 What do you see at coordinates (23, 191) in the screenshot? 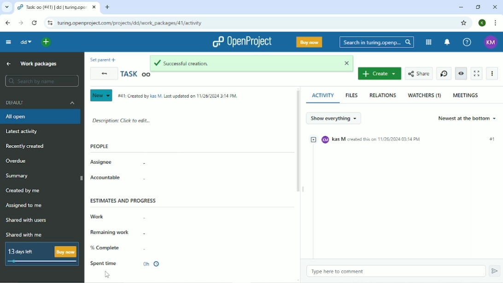
I see `Created by me` at bounding box center [23, 191].